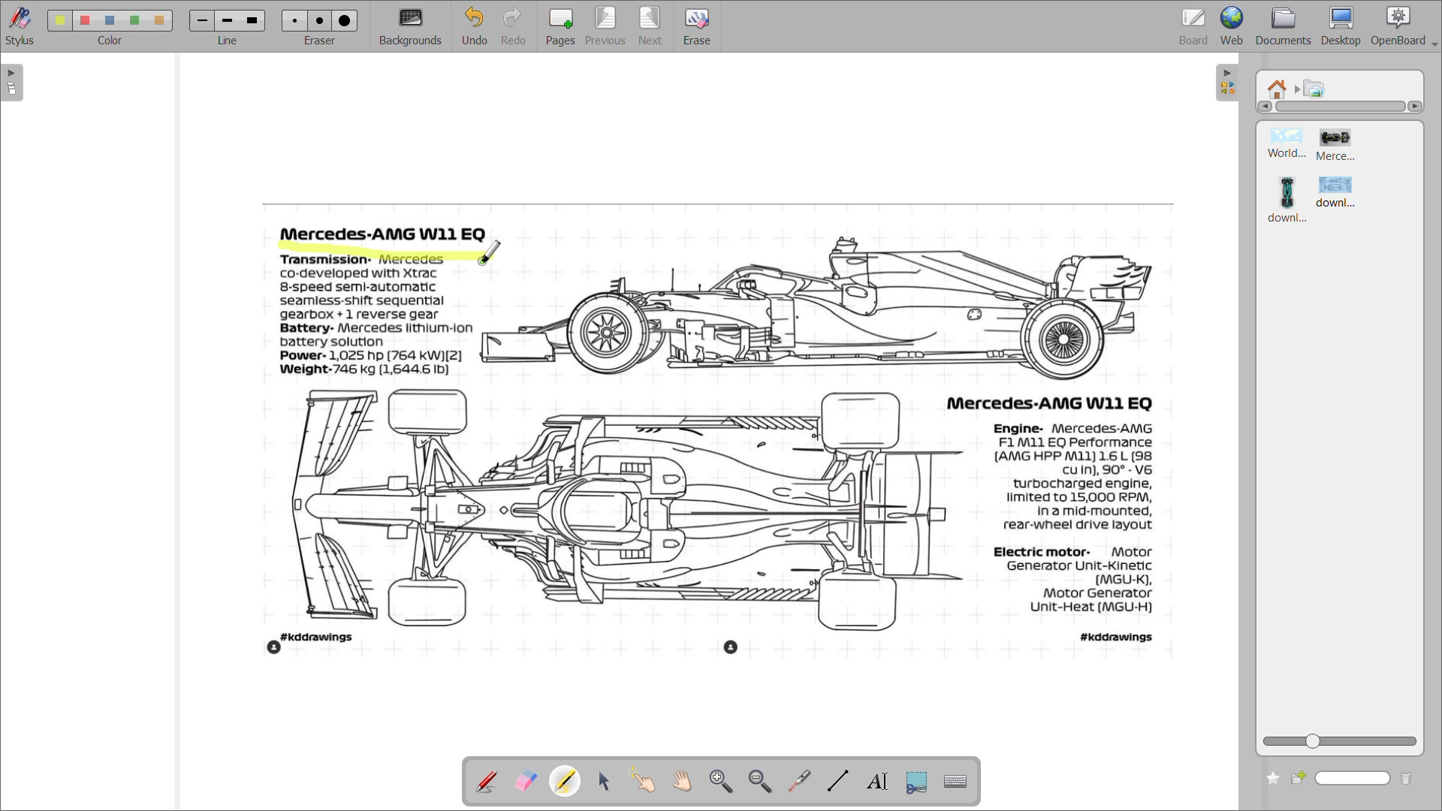 The image size is (1442, 811). I want to click on web, so click(1235, 26).